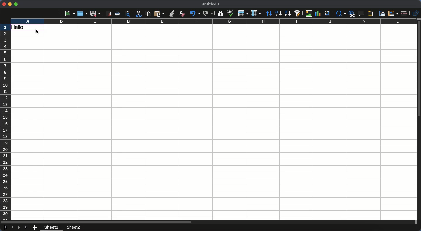  What do you see at coordinates (382, 14) in the screenshot?
I see `Define print area` at bounding box center [382, 14].